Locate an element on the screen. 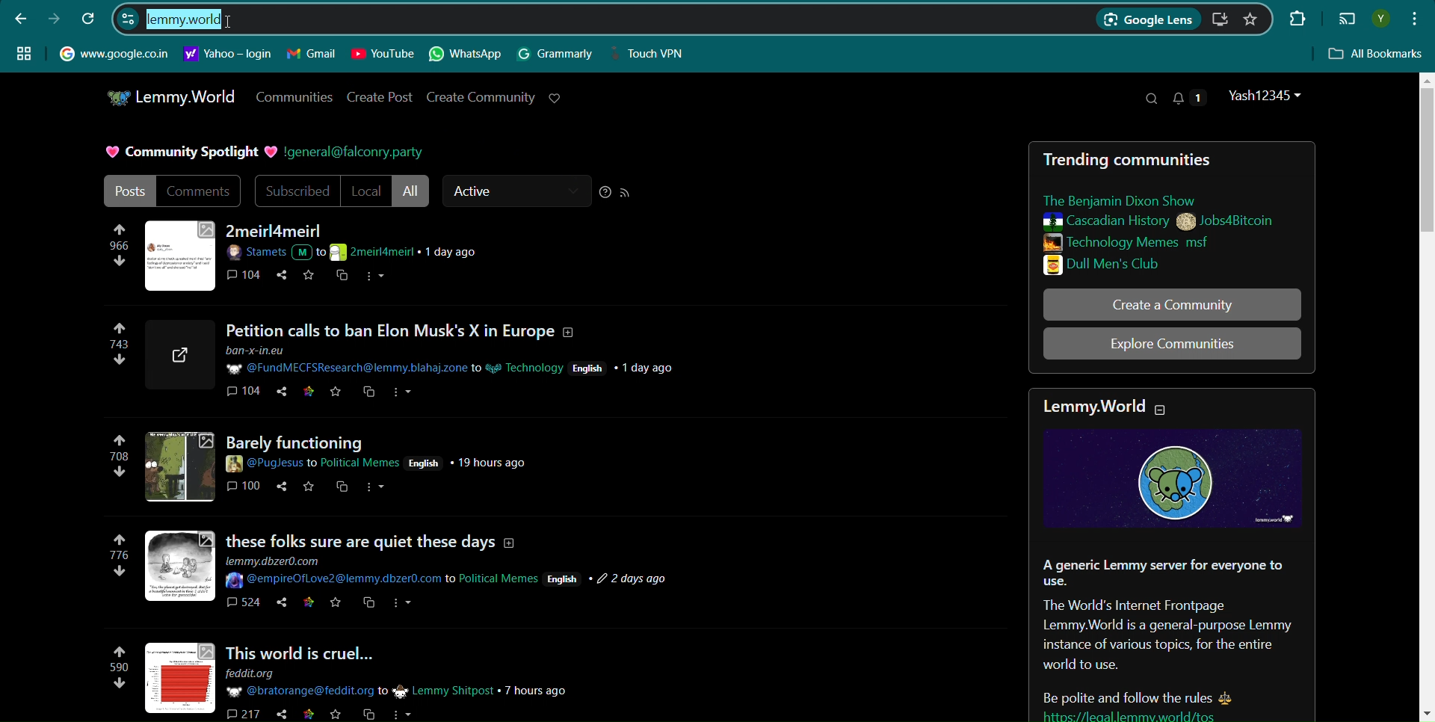 The image size is (1435, 722). Image is located at coordinates (1173, 478).